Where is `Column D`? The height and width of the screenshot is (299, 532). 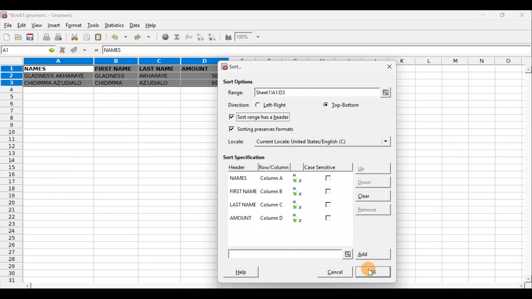
Column D is located at coordinates (285, 218).